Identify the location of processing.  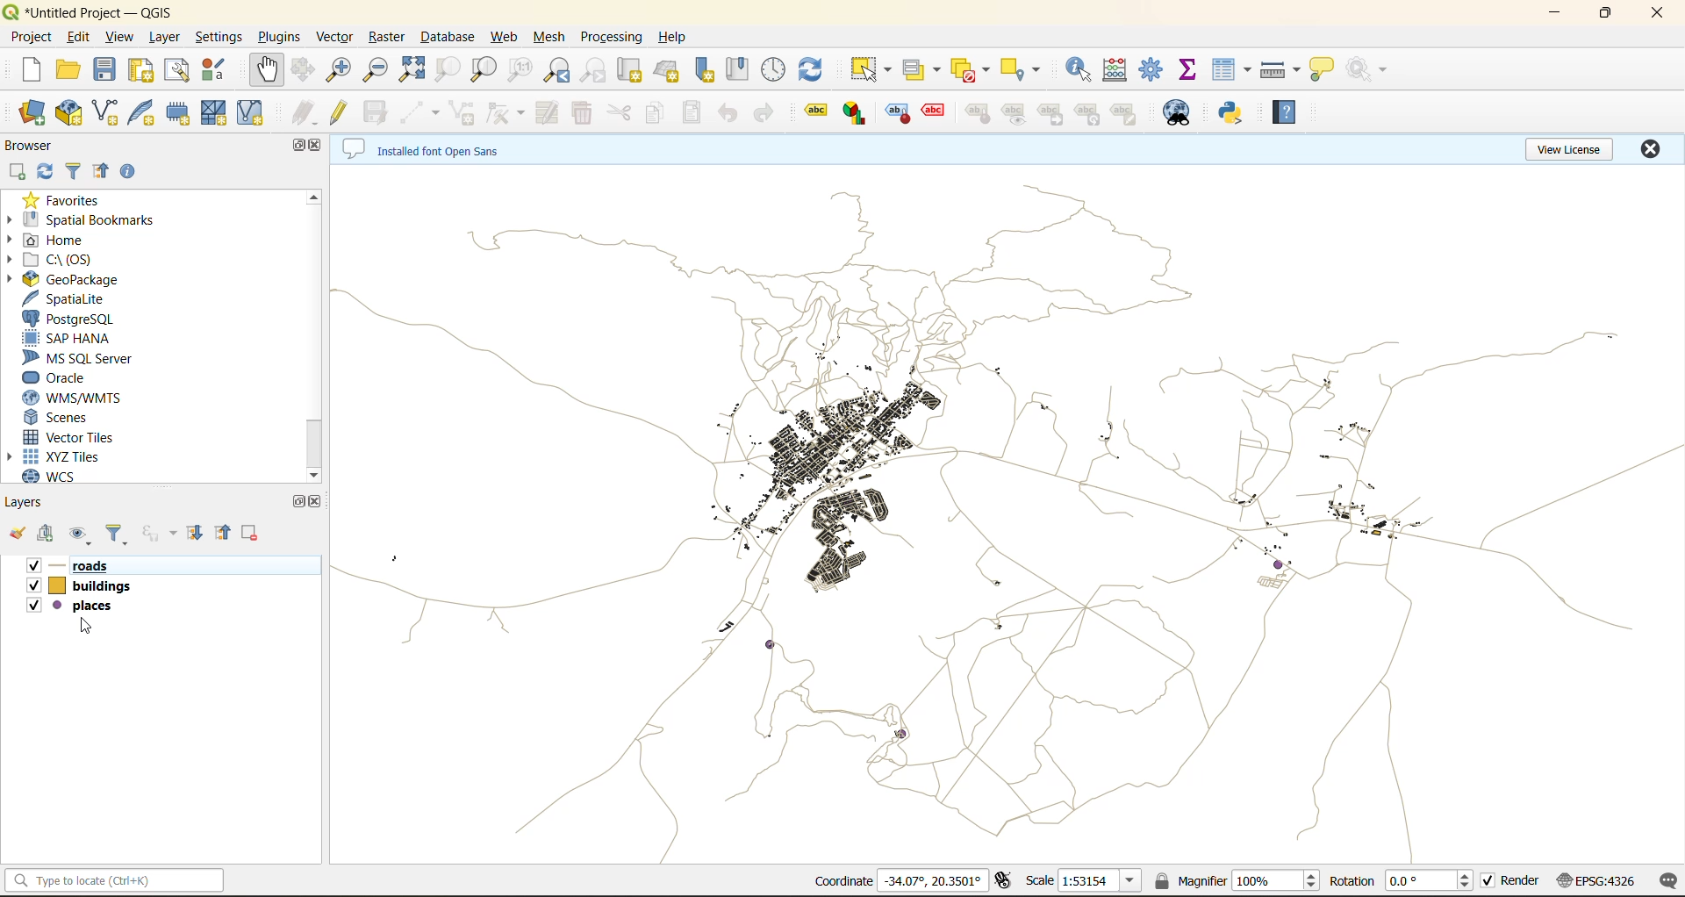
(613, 37).